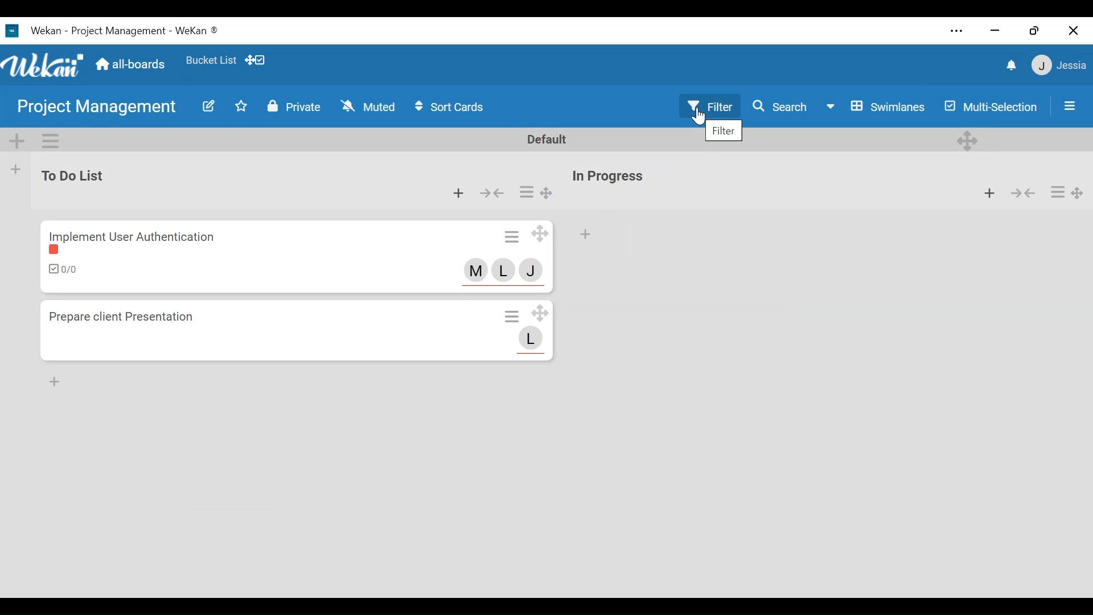  Describe the element at coordinates (1078, 192) in the screenshot. I see `Desktop drag handles` at that location.